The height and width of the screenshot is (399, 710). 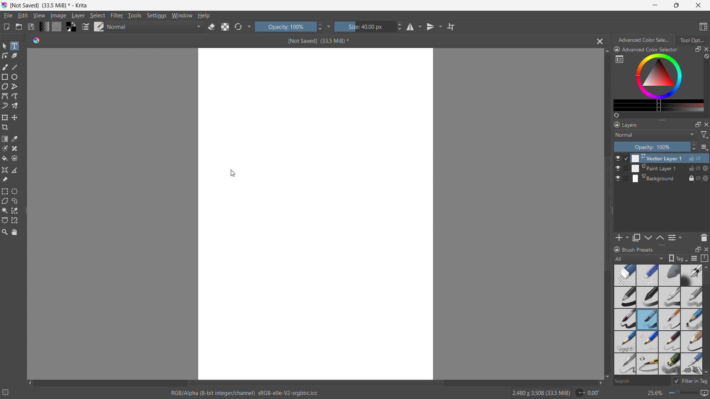 I want to click on edit shapes tool, so click(x=5, y=55).